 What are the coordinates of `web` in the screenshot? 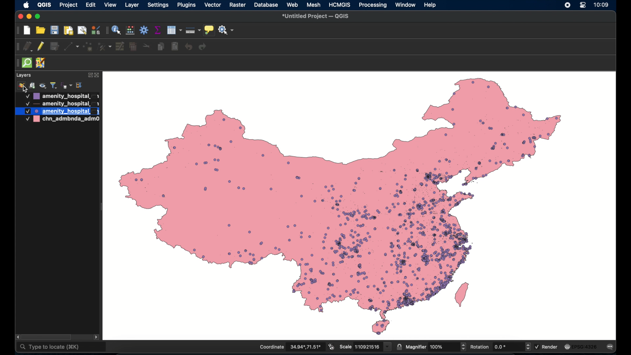 It's located at (293, 5).